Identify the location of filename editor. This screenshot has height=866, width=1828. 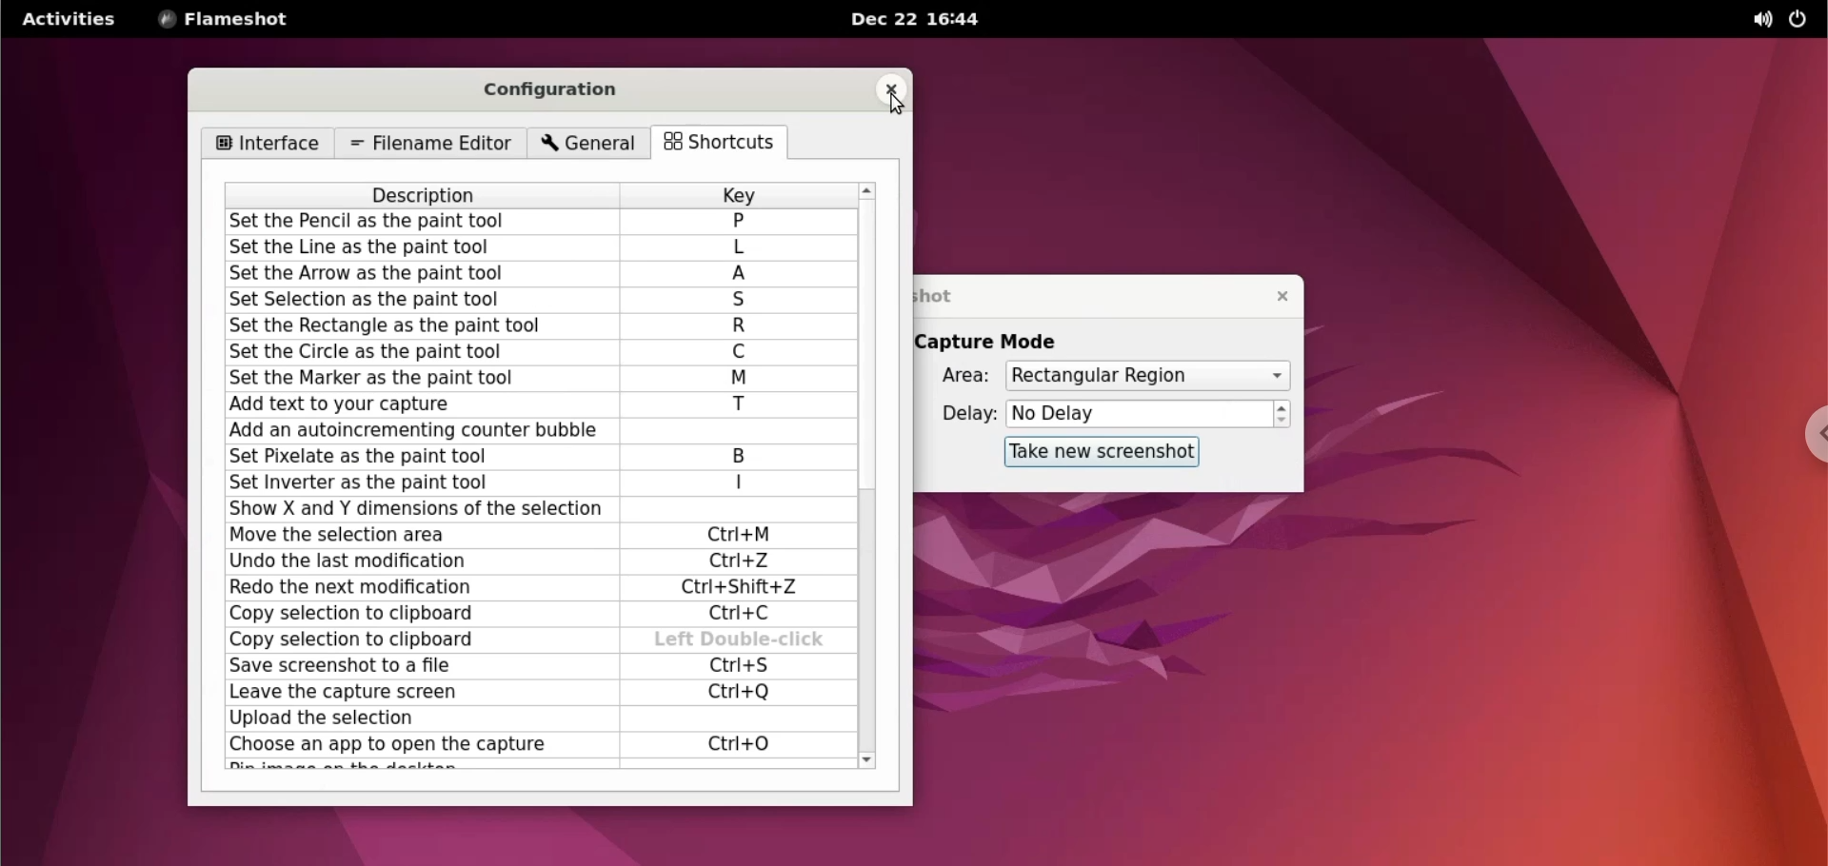
(427, 144).